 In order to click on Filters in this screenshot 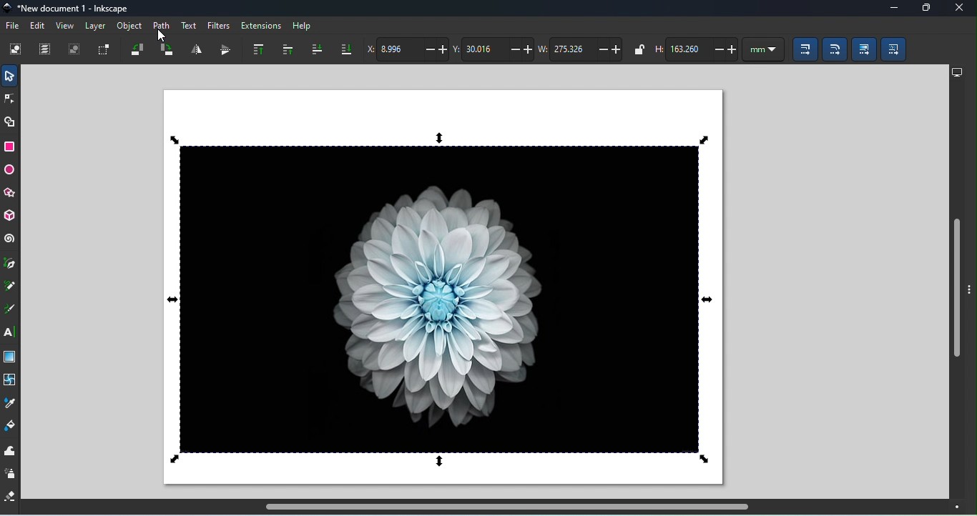, I will do `click(219, 24)`.